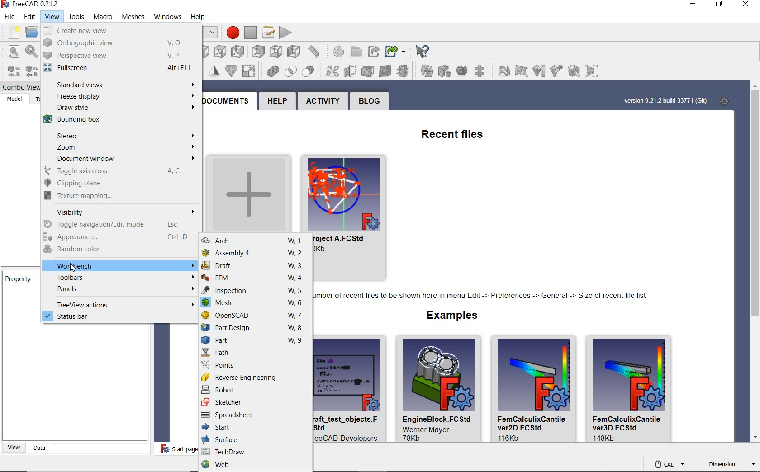  Describe the element at coordinates (665, 101) in the screenshot. I see `version 0.21.2 build 33771 (Git)` at that location.